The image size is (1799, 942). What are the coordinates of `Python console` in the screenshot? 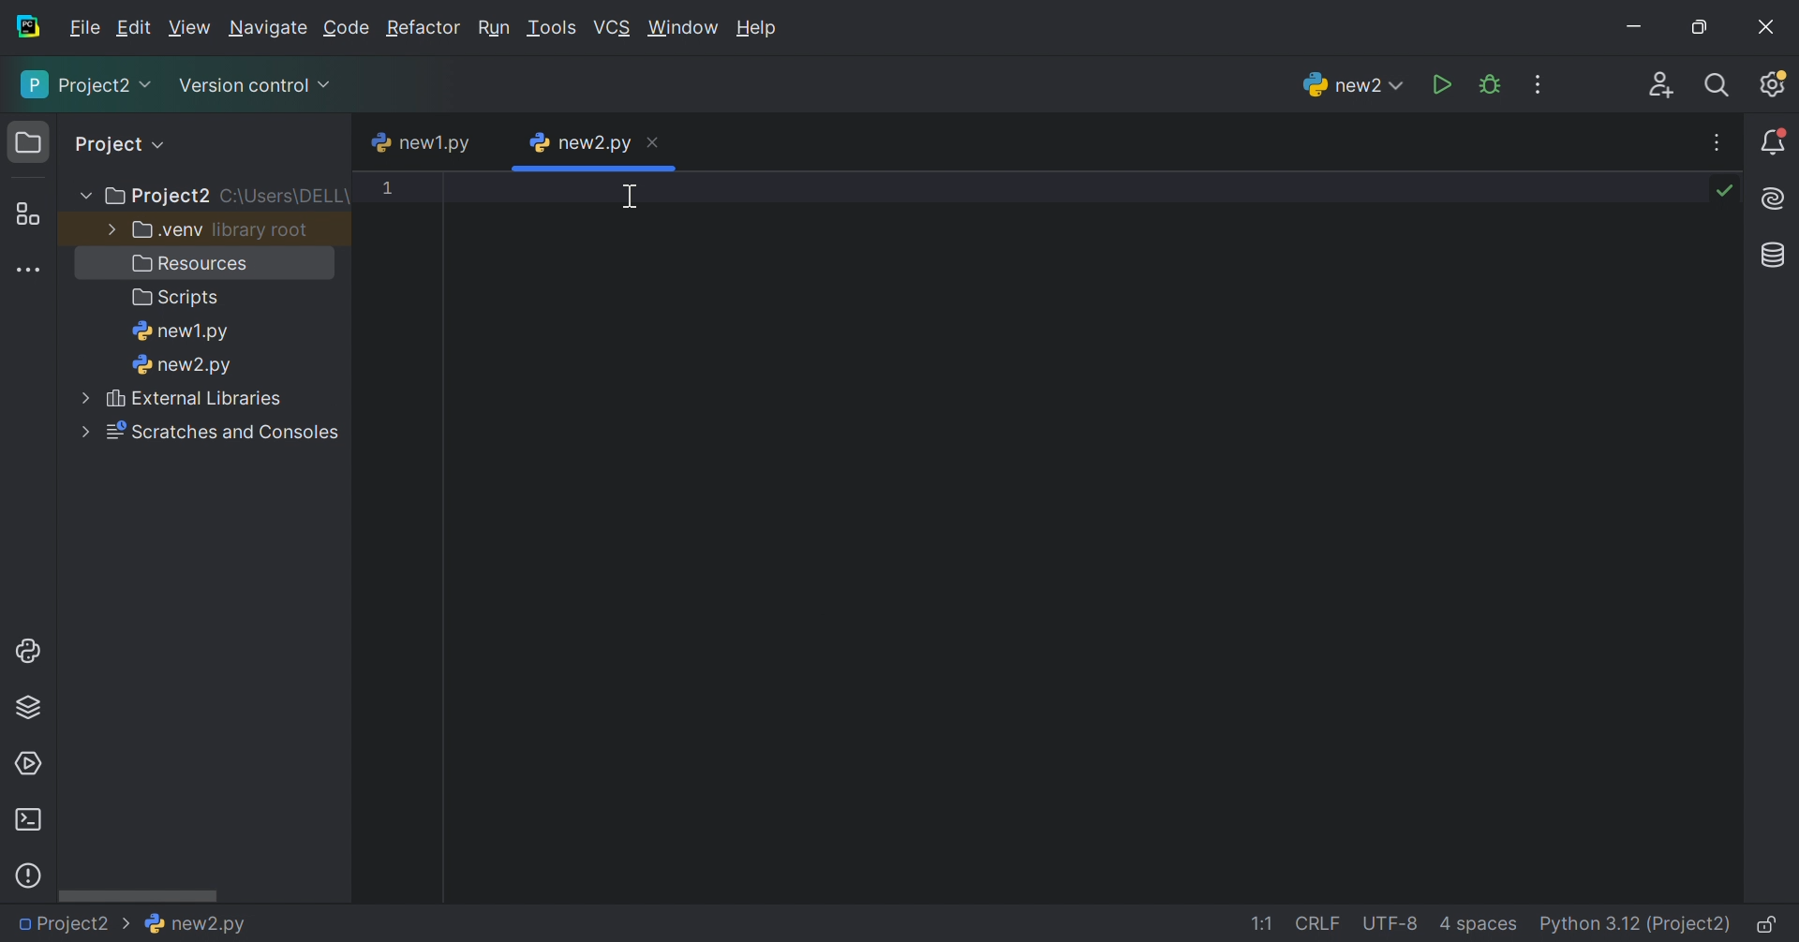 It's located at (25, 651).